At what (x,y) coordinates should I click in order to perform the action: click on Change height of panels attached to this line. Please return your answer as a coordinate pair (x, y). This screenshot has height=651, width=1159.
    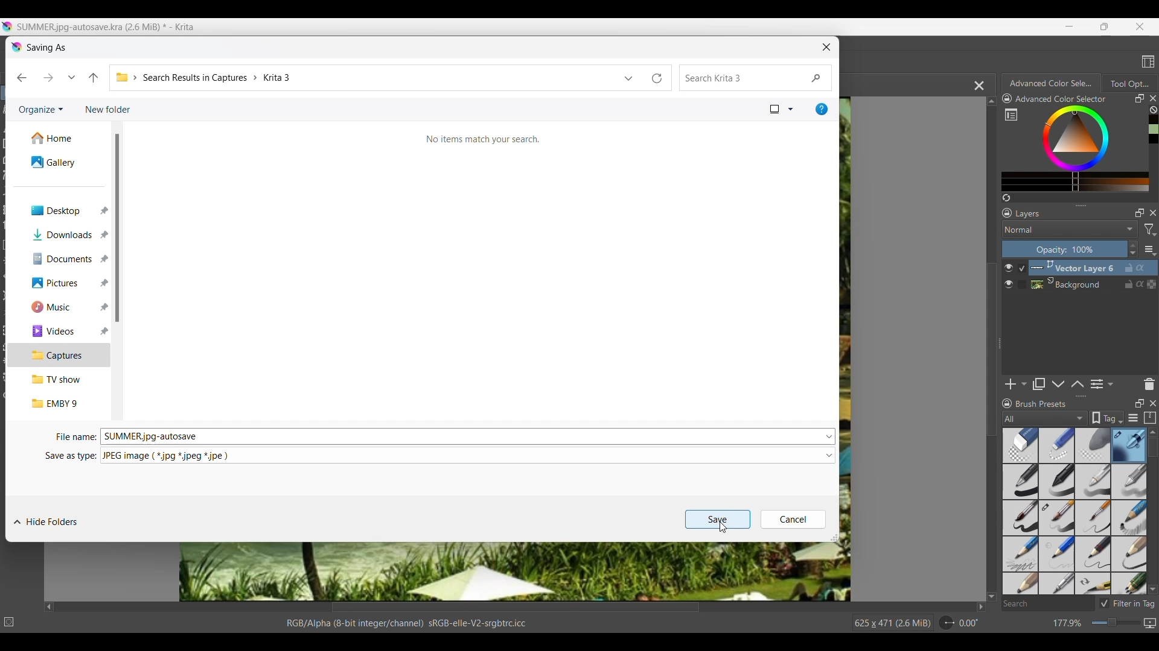
    Looking at the image, I should click on (1065, 205).